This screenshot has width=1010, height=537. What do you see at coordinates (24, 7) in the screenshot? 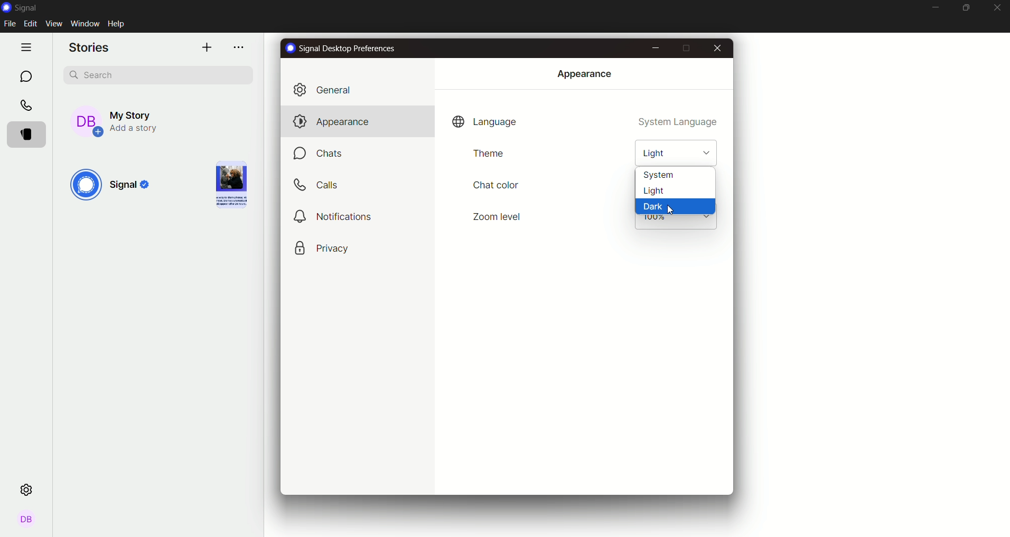
I see `signal logo` at bounding box center [24, 7].